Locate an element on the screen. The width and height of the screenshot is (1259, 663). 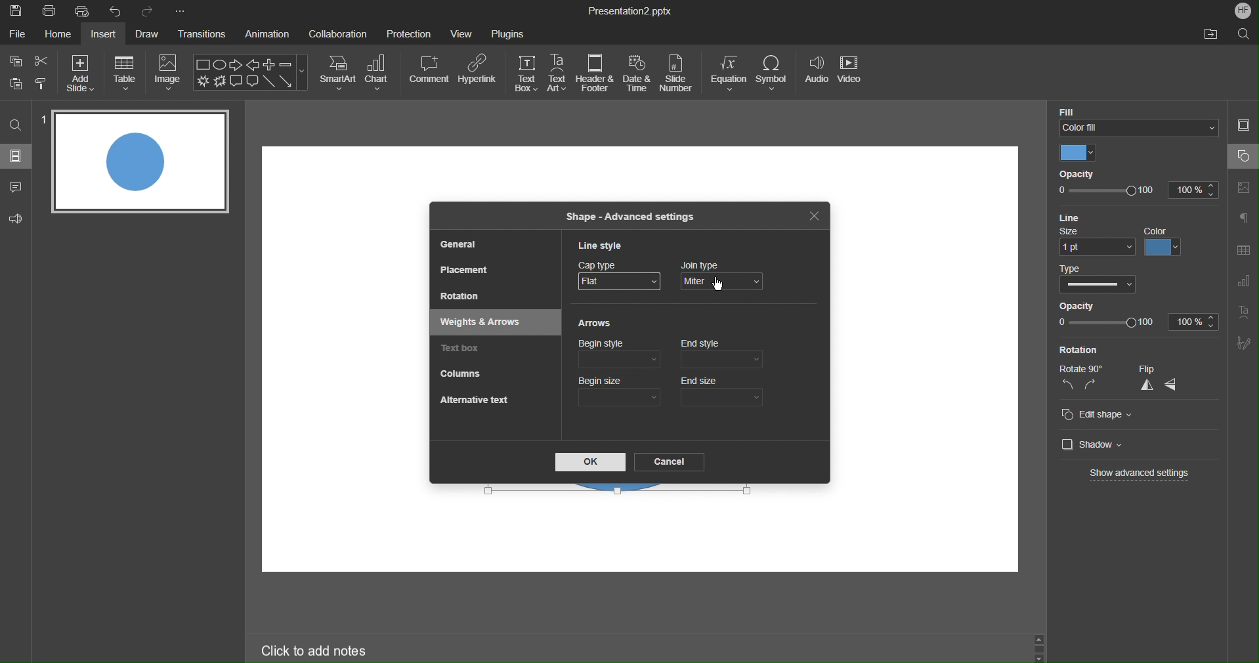
Comment is located at coordinates (429, 69).